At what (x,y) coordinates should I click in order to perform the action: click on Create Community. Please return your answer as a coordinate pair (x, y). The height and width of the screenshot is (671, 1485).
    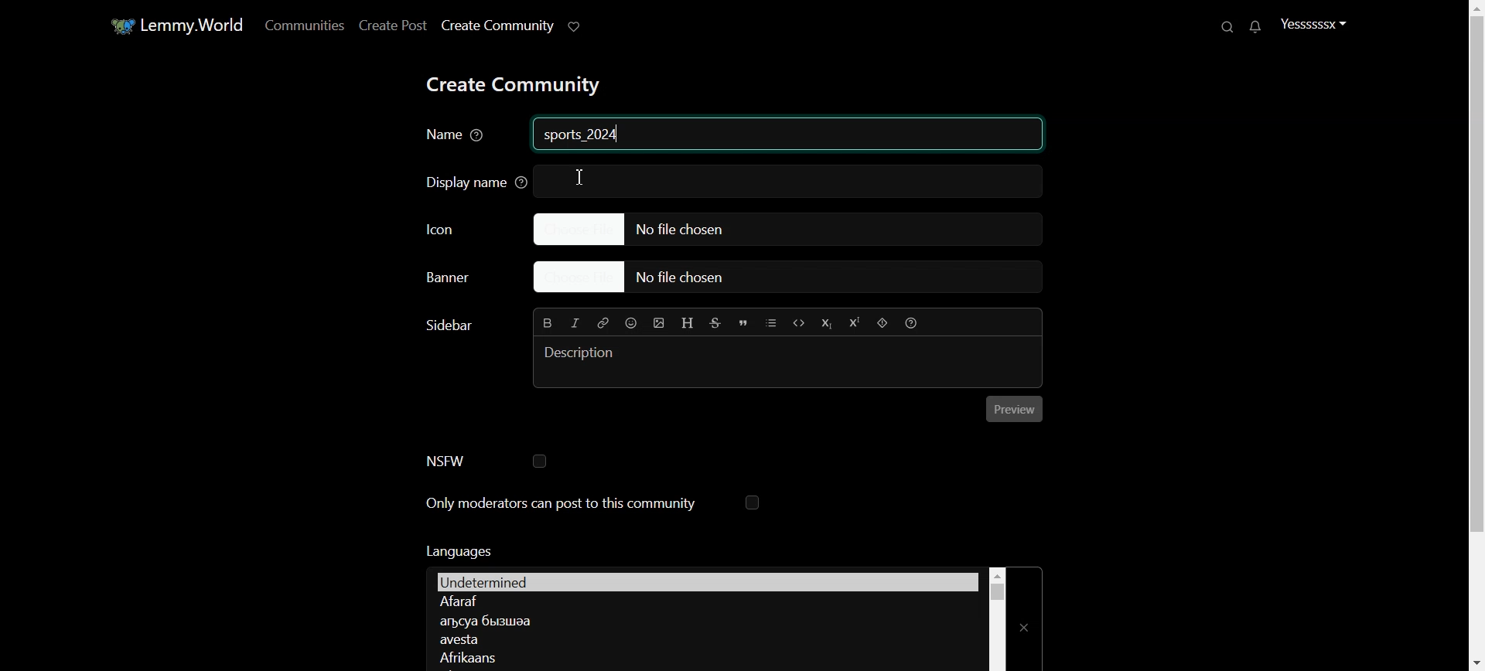
    Looking at the image, I should click on (497, 26).